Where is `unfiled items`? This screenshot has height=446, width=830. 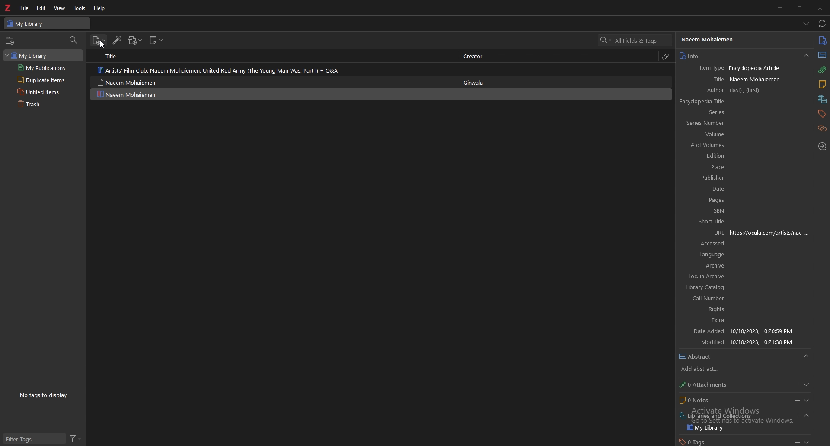
unfiled items is located at coordinates (40, 92).